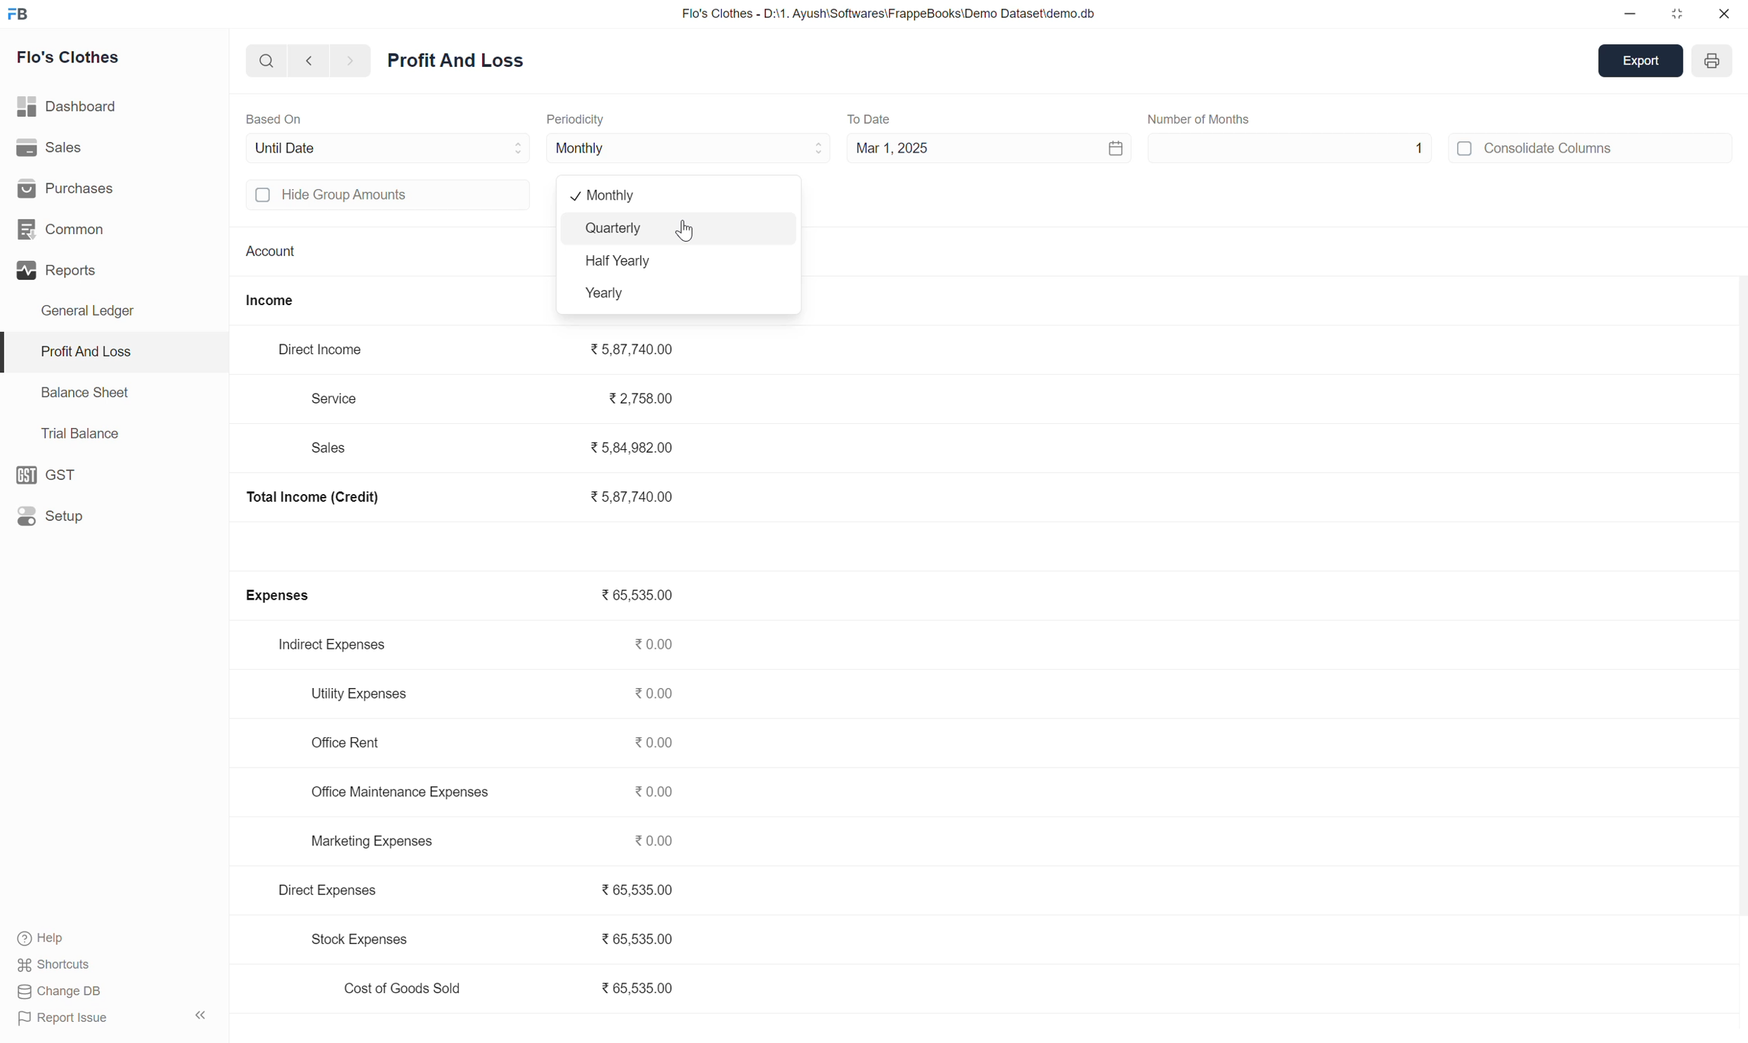  What do you see at coordinates (1210, 116) in the screenshot?
I see `Number of Months` at bounding box center [1210, 116].